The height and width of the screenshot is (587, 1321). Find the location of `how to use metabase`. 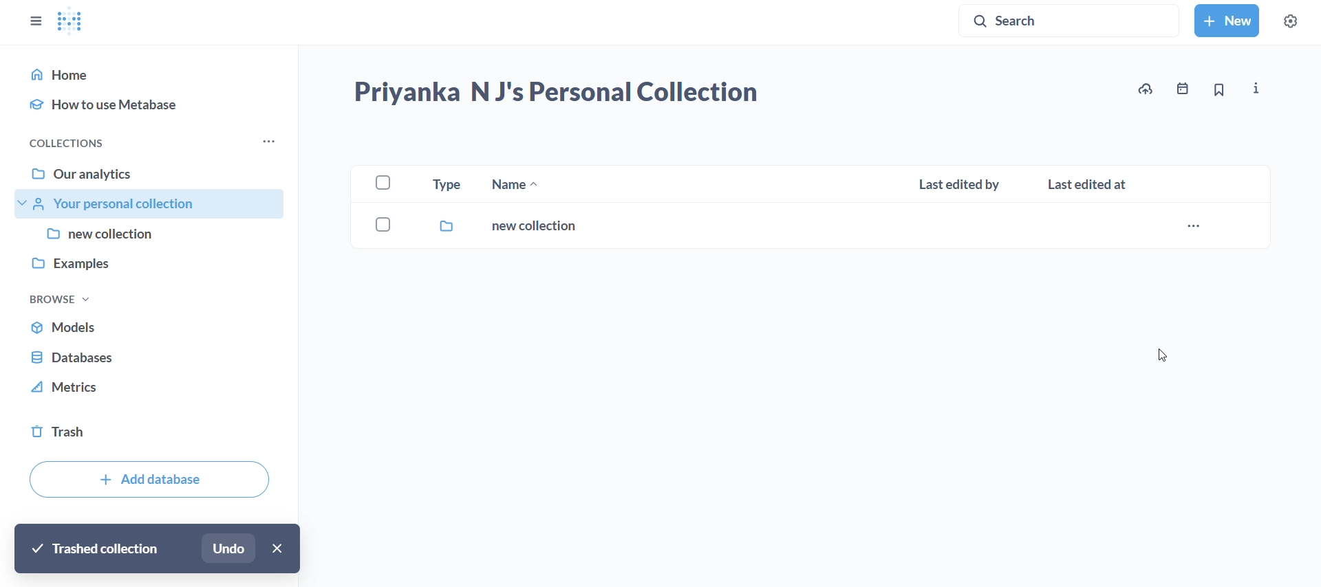

how to use metabase is located at coordinates (151, 106).